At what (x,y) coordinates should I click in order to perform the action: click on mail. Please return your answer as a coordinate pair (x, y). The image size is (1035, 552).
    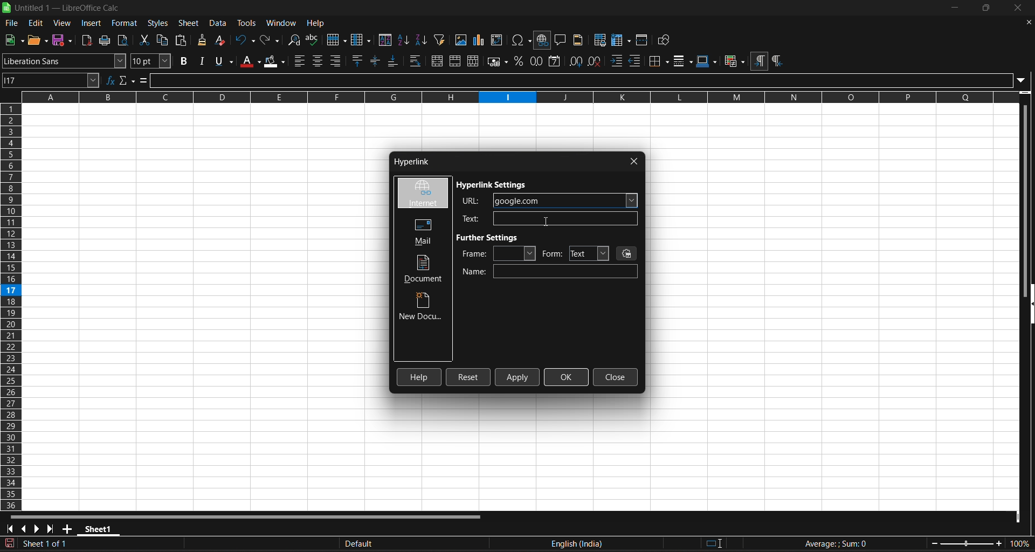
    Looking at the image, I should click on (420, 231).